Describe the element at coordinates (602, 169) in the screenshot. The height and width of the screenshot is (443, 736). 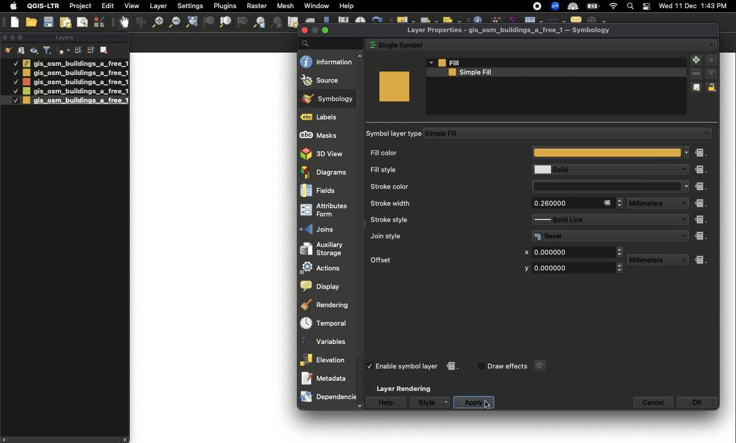
I see `Solid` at that location.